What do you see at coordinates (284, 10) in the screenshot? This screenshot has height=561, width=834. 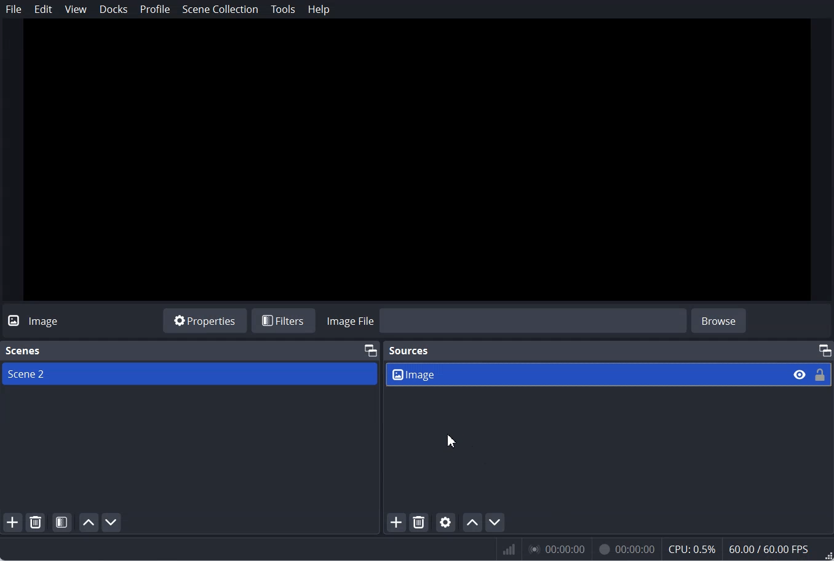 I see `Tools` at bounding box center [284, 10].